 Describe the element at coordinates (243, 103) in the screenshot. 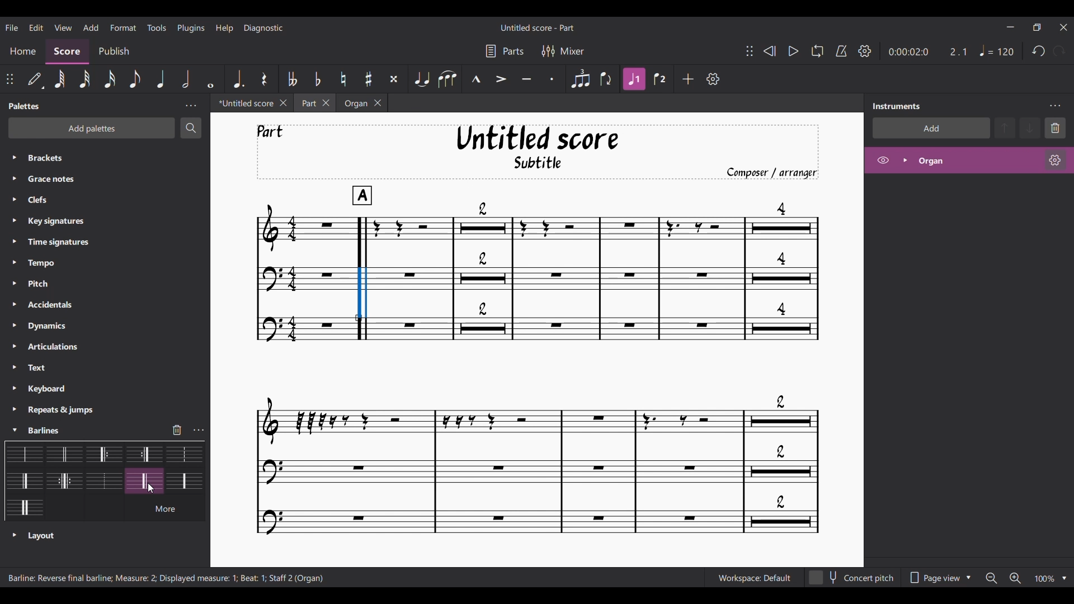

I see `Untitled tab` at that location.